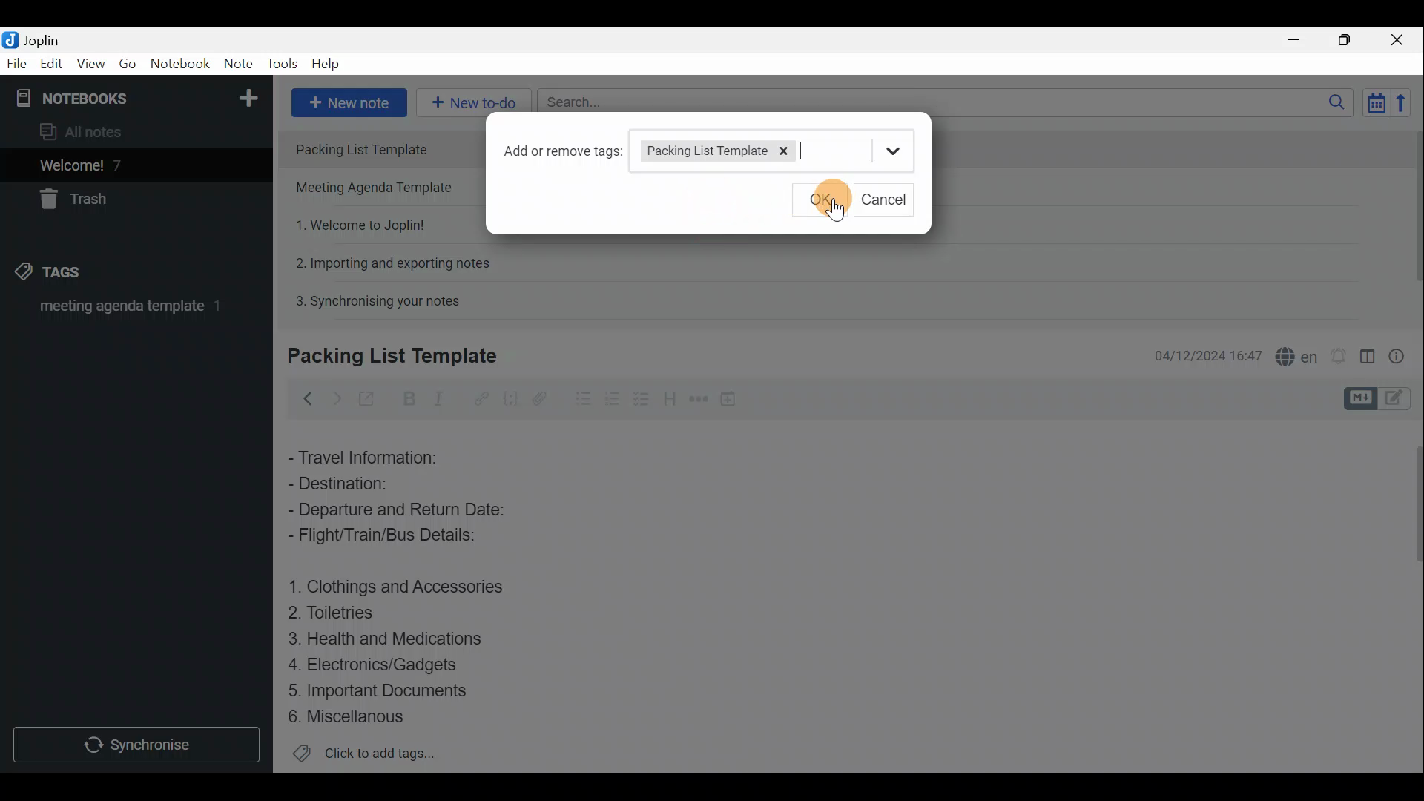  Describe the element at coordinates (368, 397) in the screenshot. I see `Toggle external editing` at that location.